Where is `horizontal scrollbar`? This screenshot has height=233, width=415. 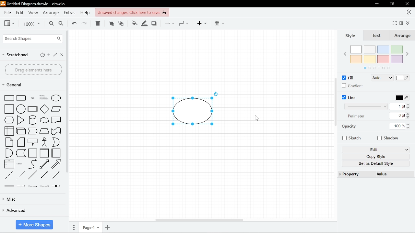 horizontal scrollbar is located at coordinates (198, 220).